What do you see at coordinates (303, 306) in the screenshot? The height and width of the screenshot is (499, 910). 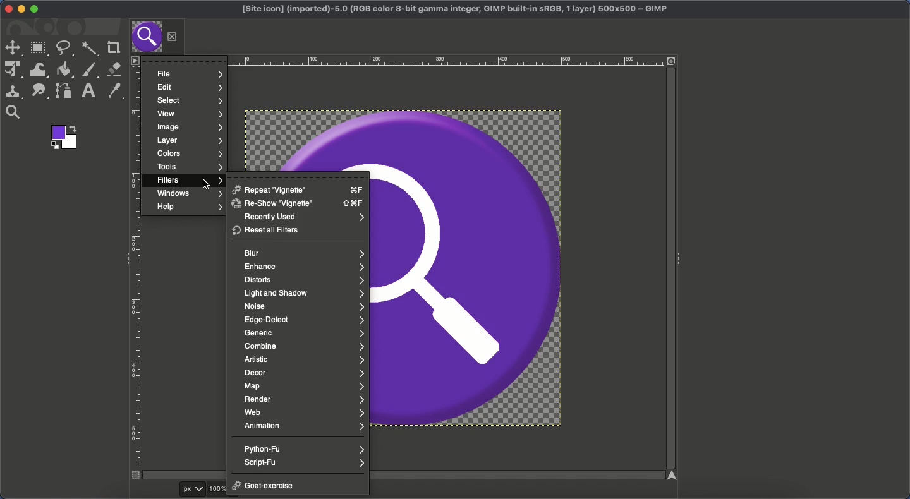 I see `Noise` at bounding box center [303, 306].